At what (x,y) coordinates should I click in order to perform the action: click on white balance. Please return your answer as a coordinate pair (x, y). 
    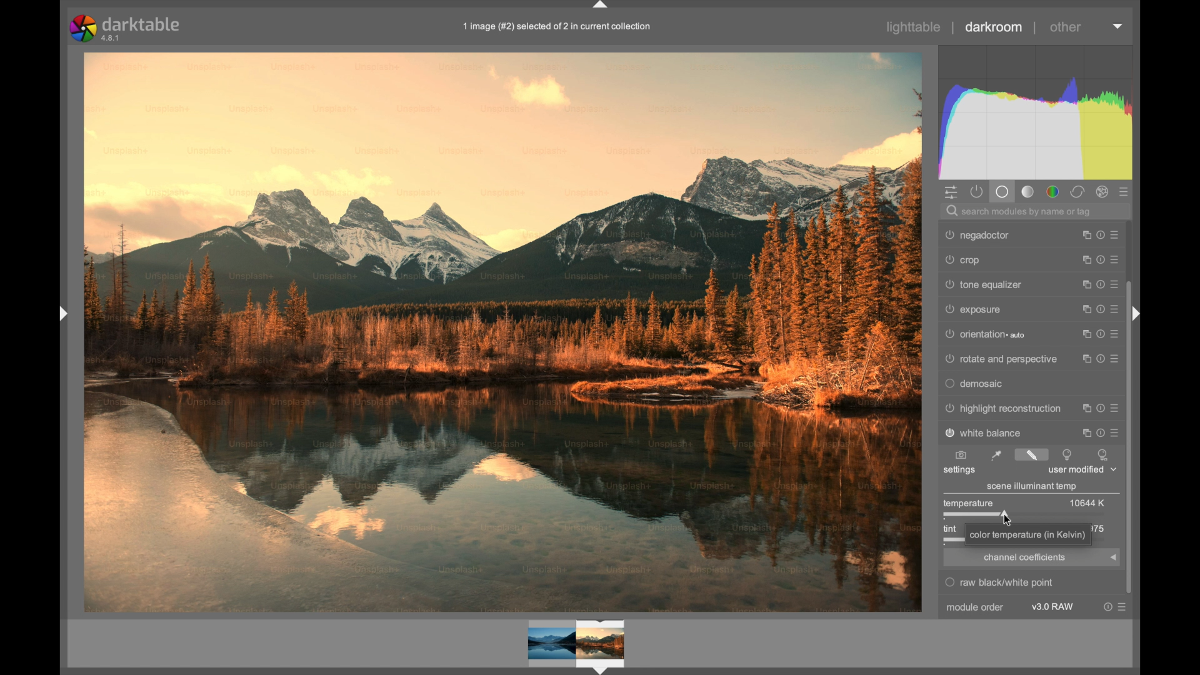
    Looking at the image, I should click on (982, 432).